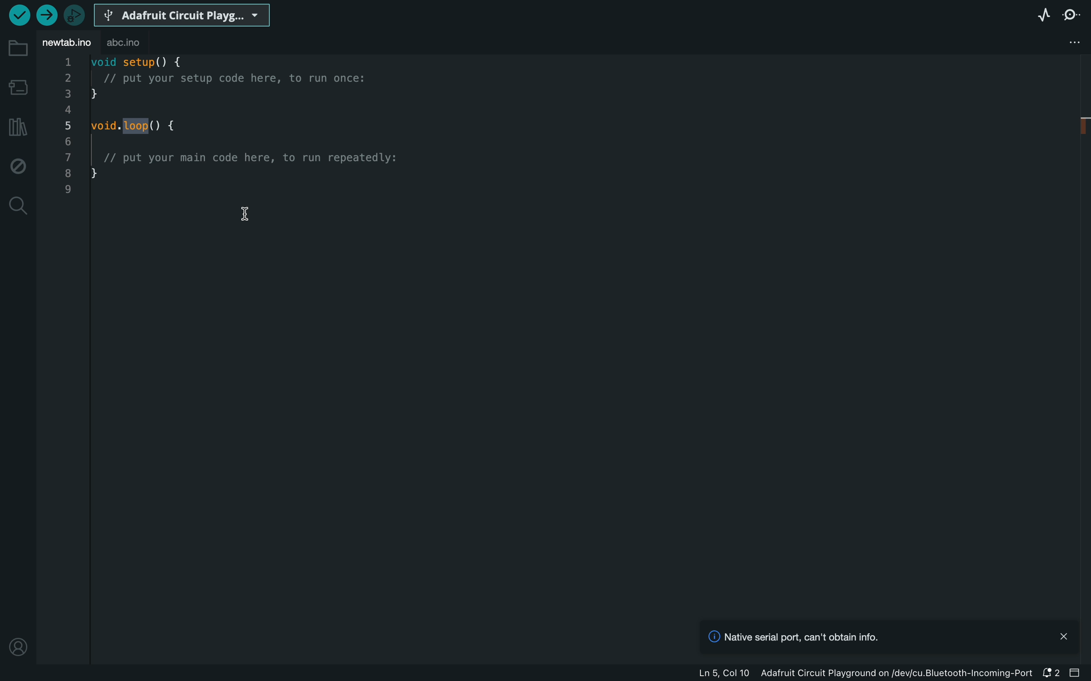  Describe the element at coordinates (788, 636) in the screenshot. I see `Native serial port, can't obtain info.` at that location.